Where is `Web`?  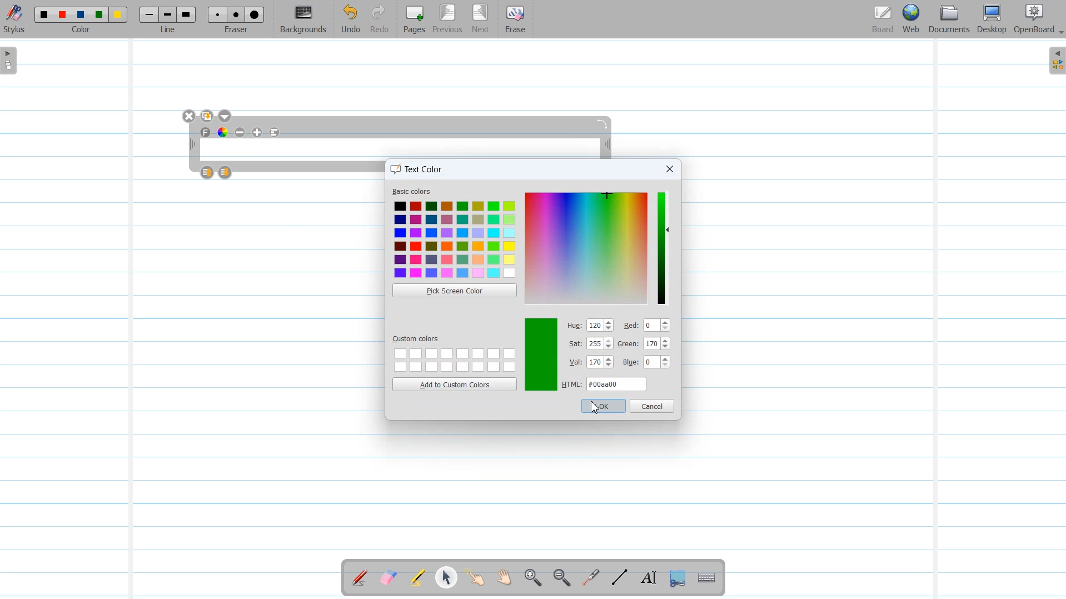
Web is located at coordinates (912, 19).